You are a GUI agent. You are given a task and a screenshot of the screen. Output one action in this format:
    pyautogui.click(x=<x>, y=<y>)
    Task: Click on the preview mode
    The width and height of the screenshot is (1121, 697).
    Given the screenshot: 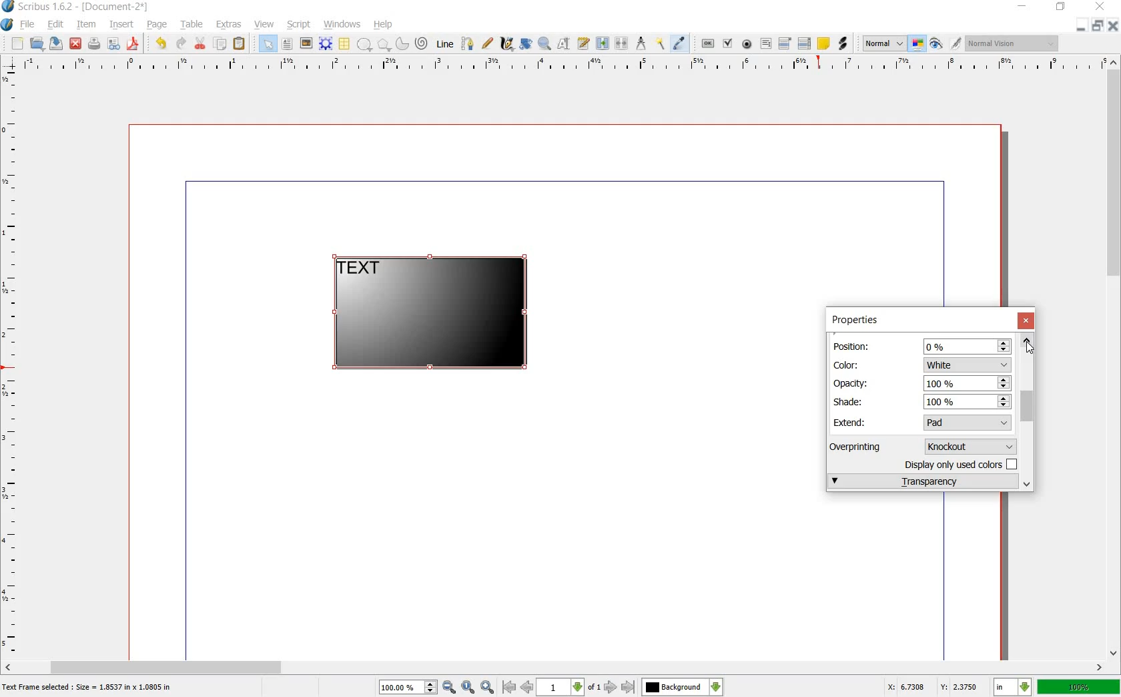 What is the action you would take?
    pyautogui.click(x=936, y=43)
    